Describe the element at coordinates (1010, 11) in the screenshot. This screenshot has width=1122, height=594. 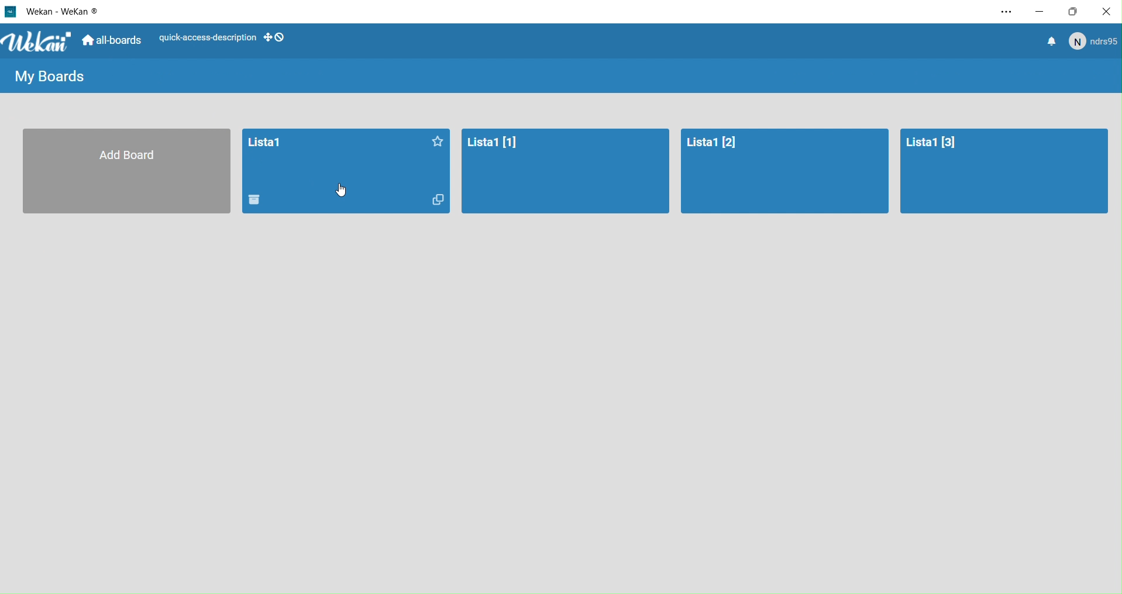
I see `Settings and More` at that location.